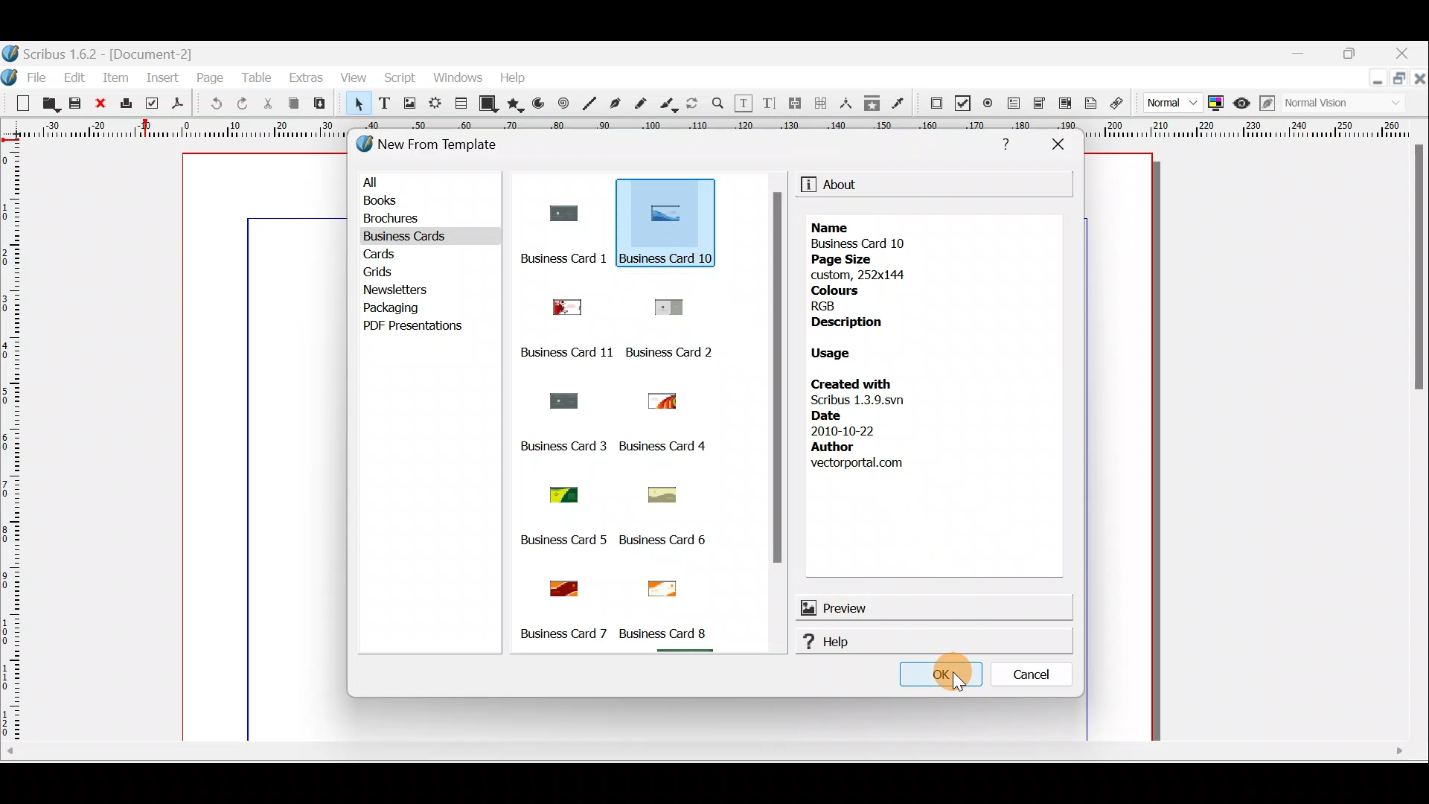  Describe the element at coordinates (793, 103) in the screenshot. I see `Link text frames` at that location.